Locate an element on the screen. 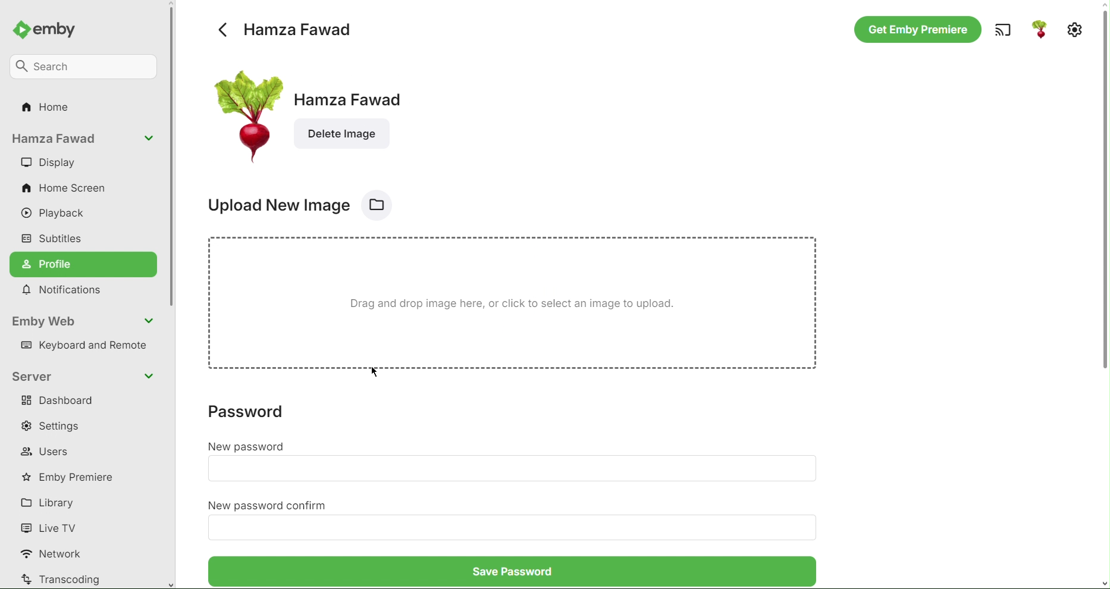  Upload is located at coordinates (518, 307).